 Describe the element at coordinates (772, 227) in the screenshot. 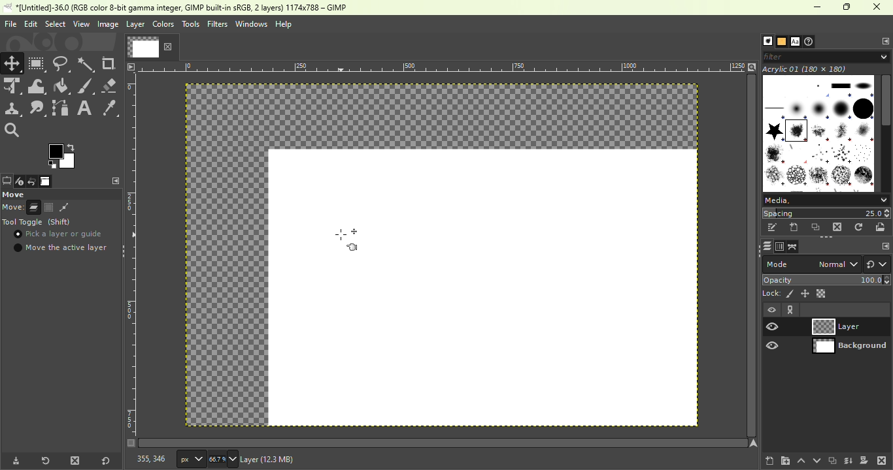

I see `Edit this brush` at that location.